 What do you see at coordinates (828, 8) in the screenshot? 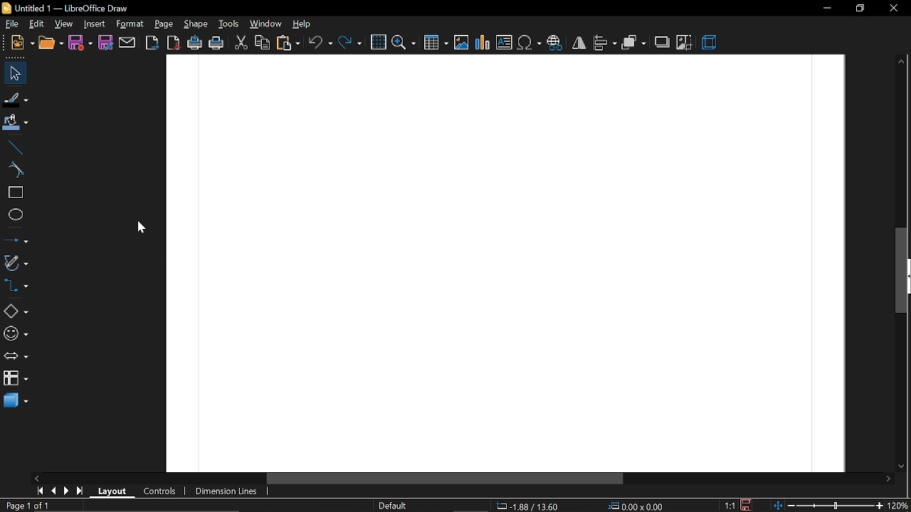
I see `minimize` at bounding box center [828, 8].